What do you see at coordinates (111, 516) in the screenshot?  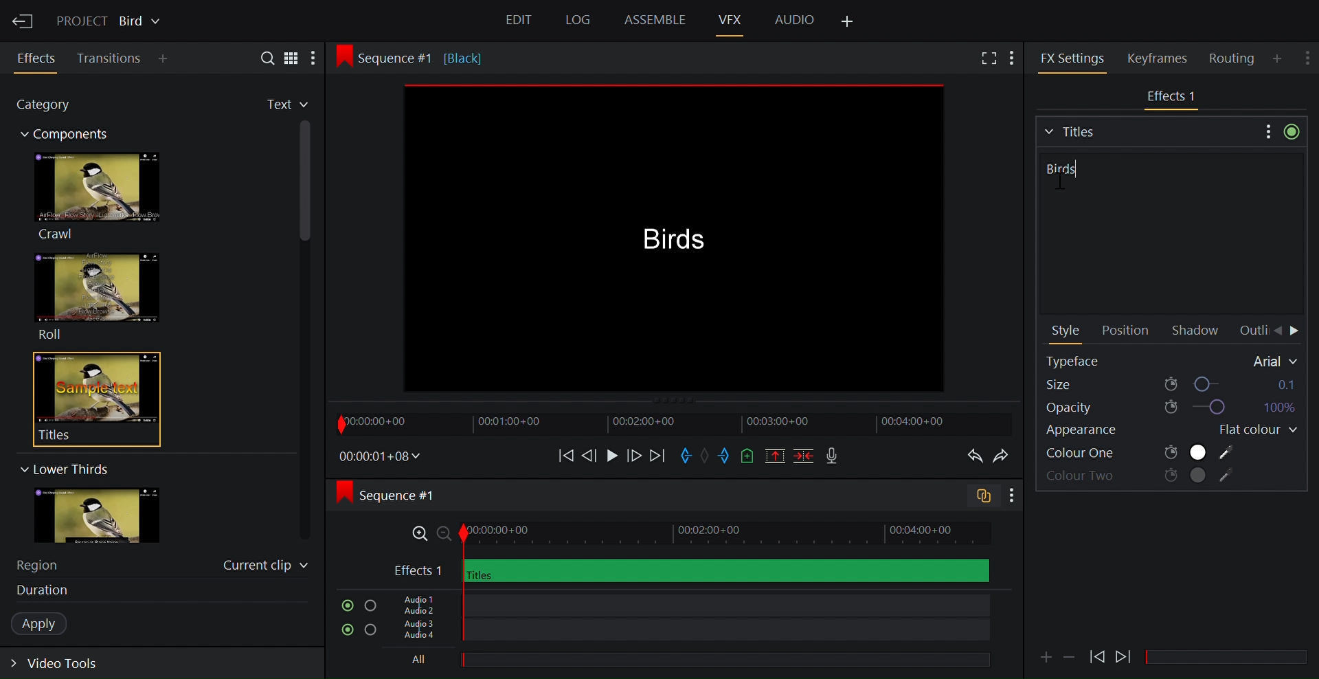 I see `image` at bounding box center [111, 516].